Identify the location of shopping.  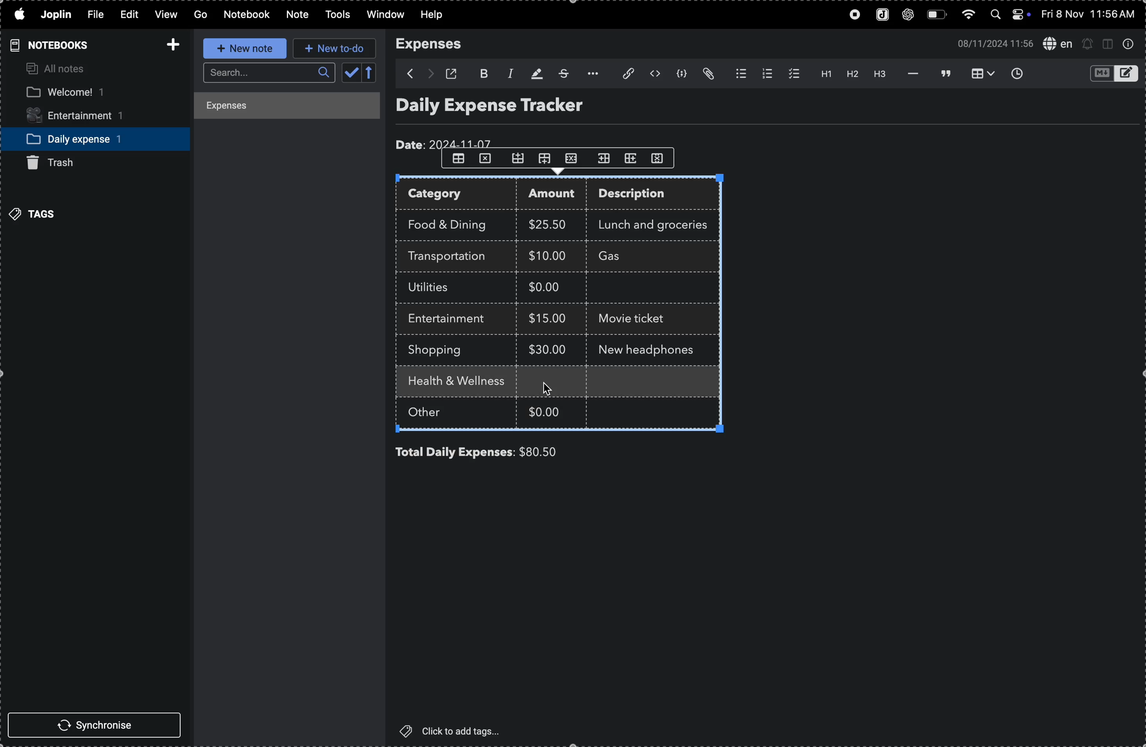
(442, 350).